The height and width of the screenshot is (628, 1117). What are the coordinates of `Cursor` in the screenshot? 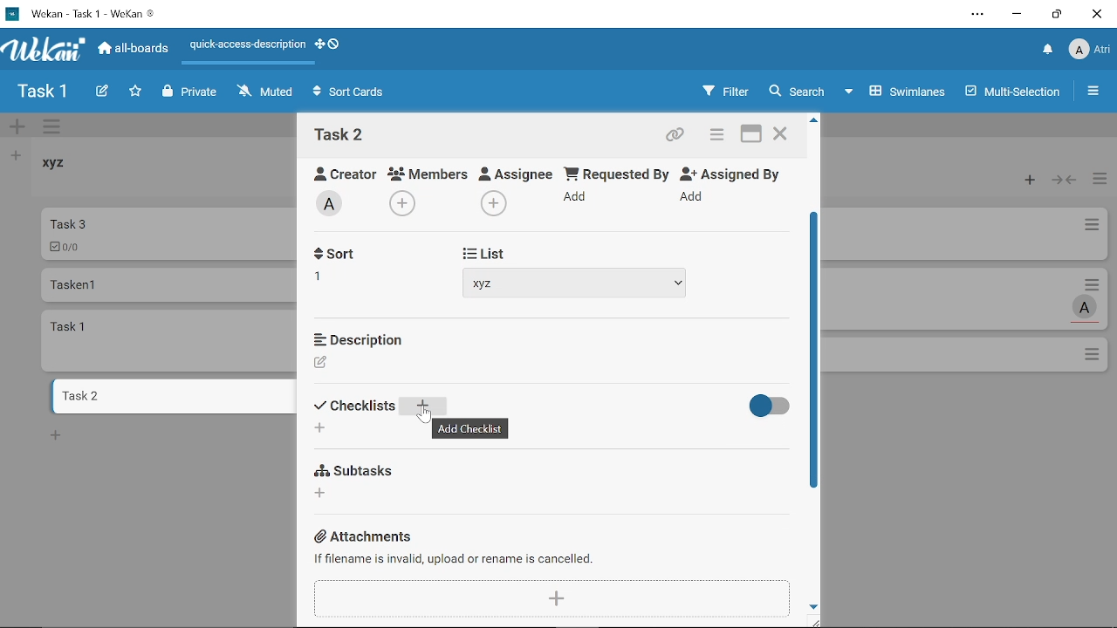 It's located at (426, 417).